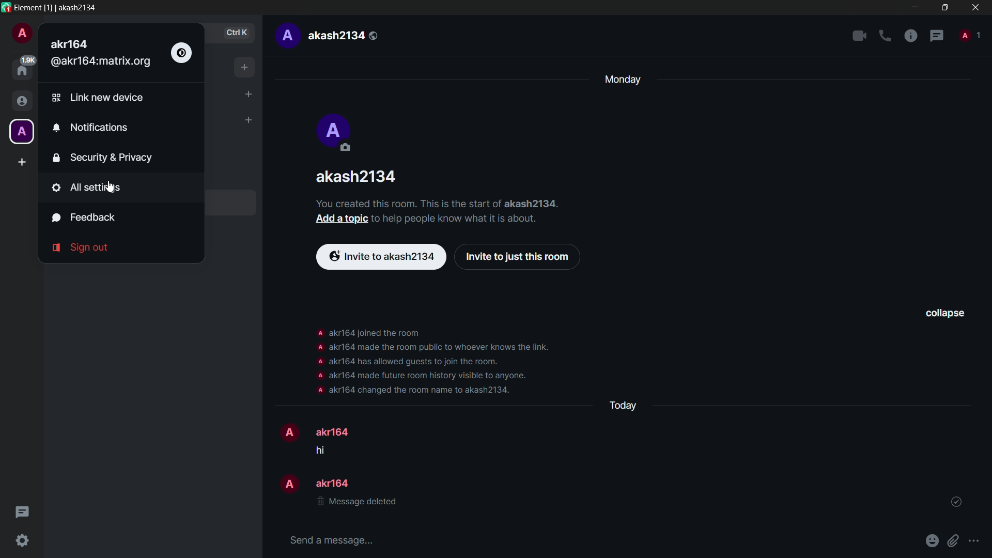  I want to click on collapse, so click(944, 313).